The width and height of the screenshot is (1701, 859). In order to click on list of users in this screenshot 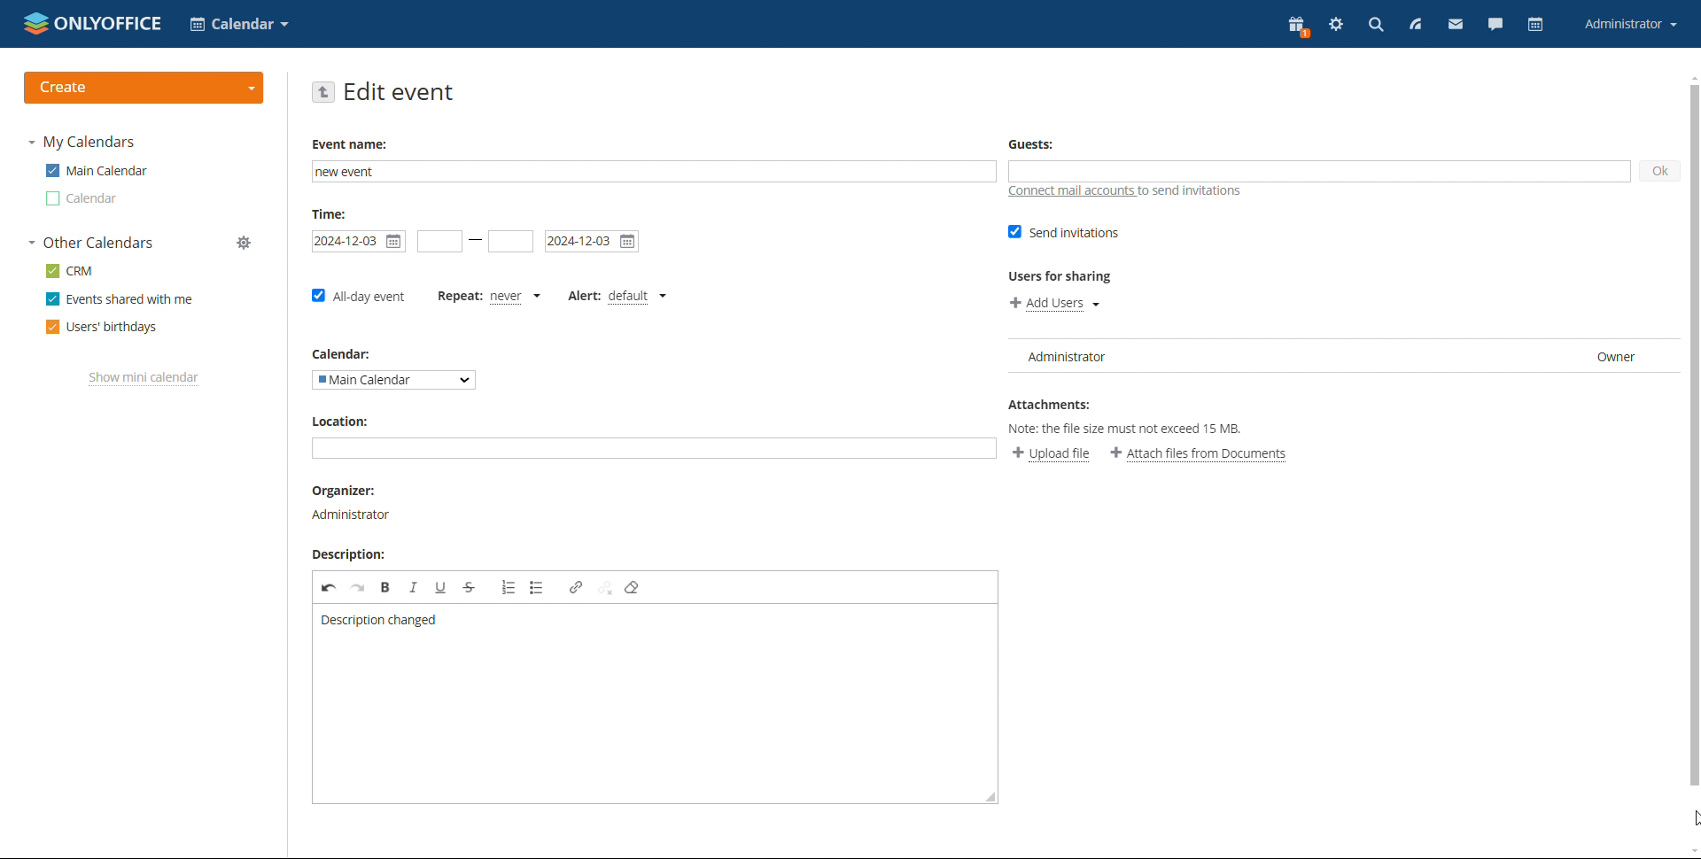, I will do `click(1344, 357)`.